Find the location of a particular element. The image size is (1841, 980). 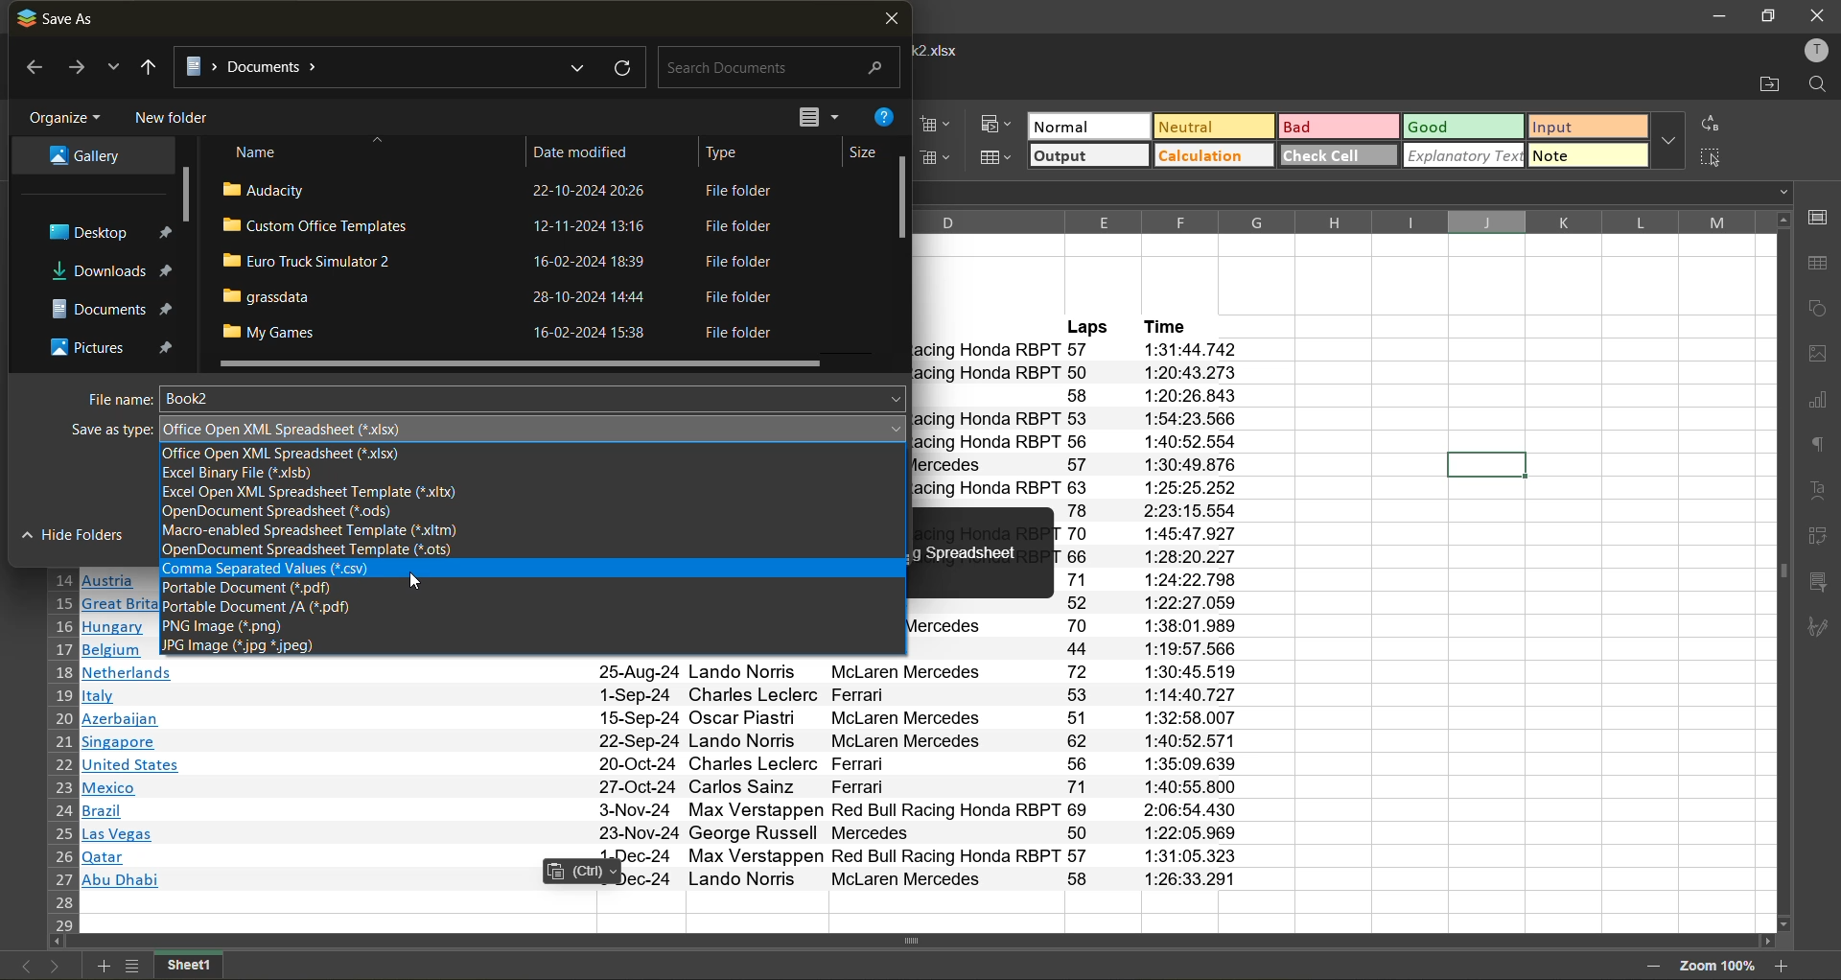

pdf is located at coordinates (257, 589).